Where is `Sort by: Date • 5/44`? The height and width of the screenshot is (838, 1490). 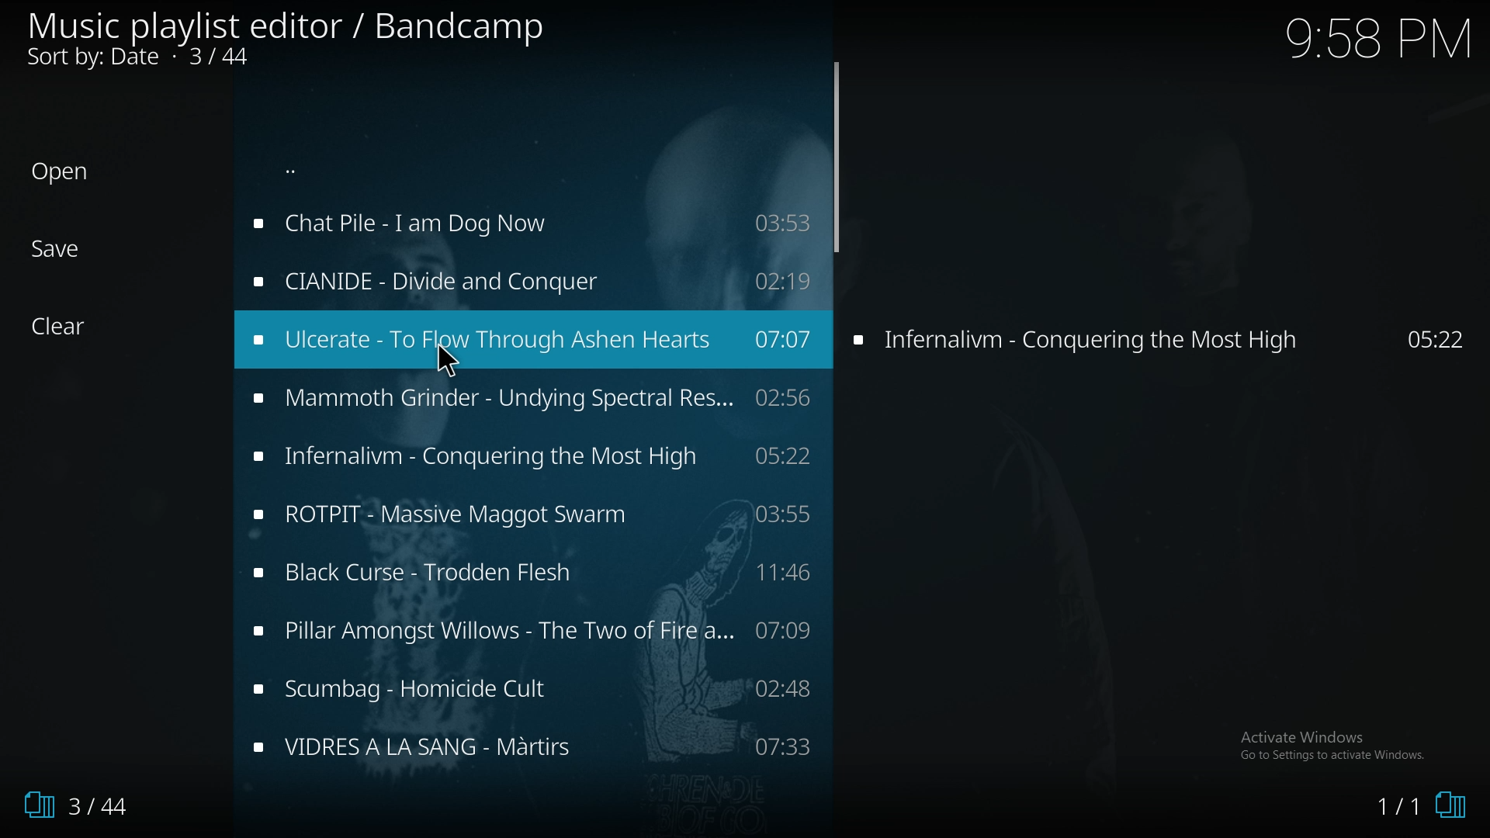
Sort by: Date • 5/44 is located at coordinates (165, 59).